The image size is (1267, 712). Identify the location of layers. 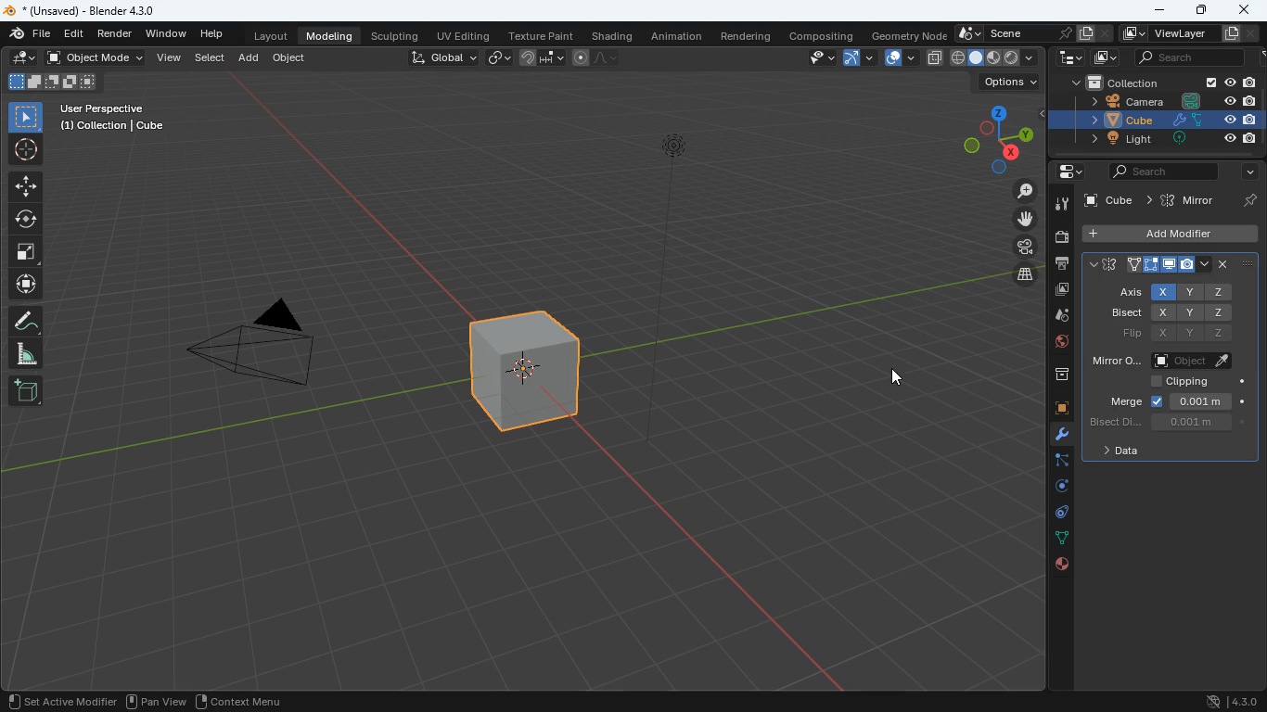
(1026, 273).